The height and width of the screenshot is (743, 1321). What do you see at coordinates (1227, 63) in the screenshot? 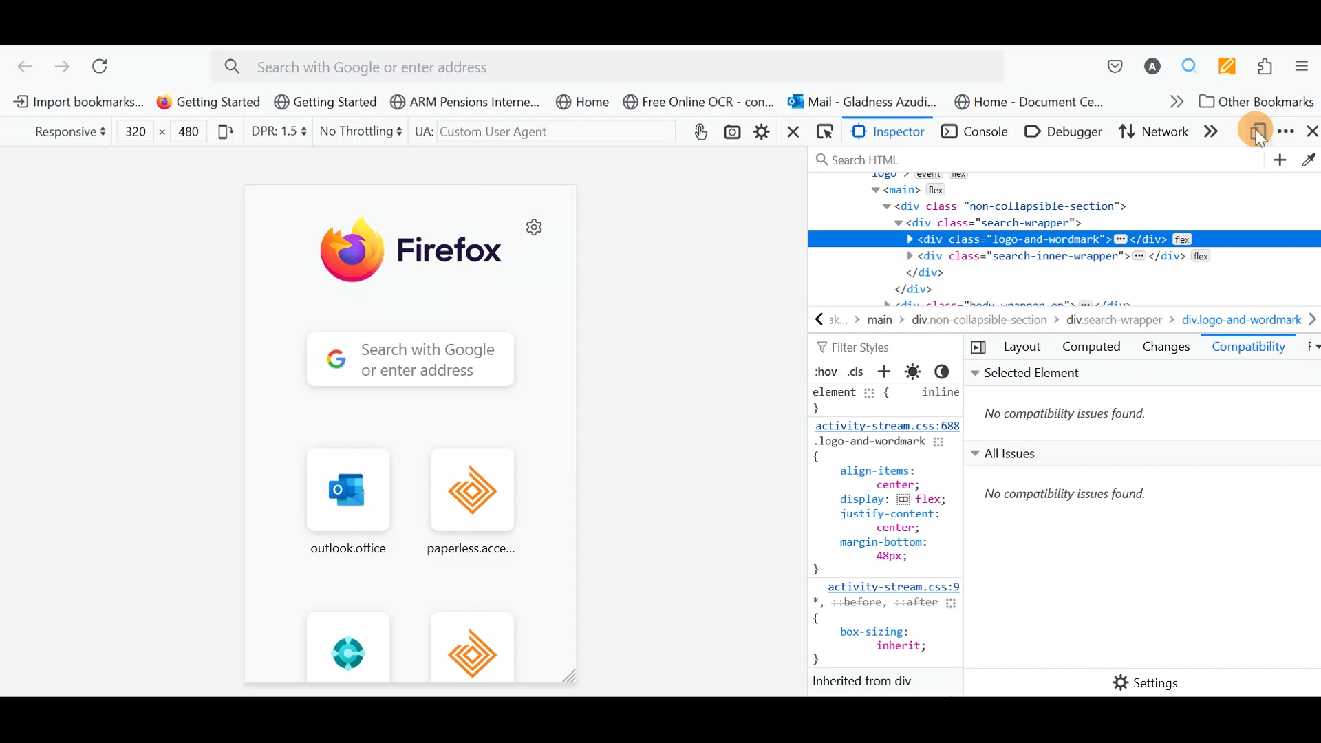
I see `Multi keywords highlighter` at bounding box center [1227, 63].